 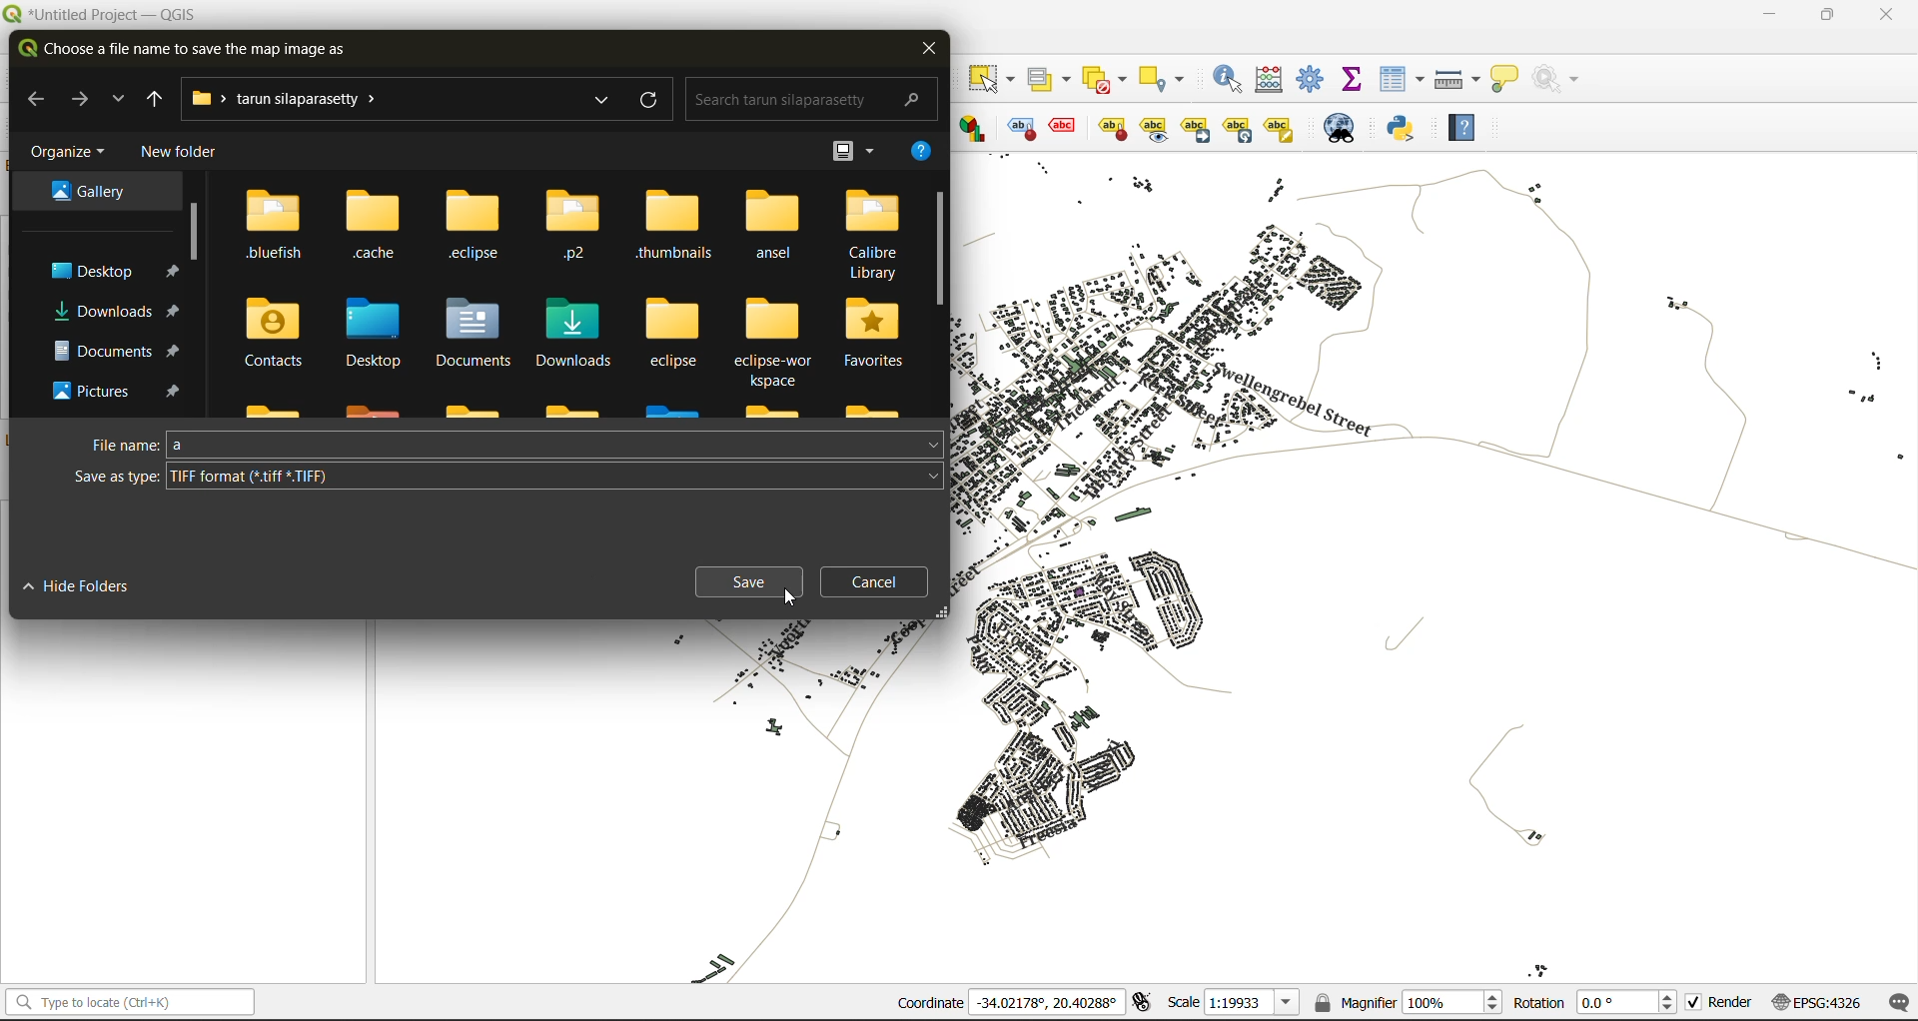 I want to click on pin/unpin lable and diagram, so click(x=1066, y=128).